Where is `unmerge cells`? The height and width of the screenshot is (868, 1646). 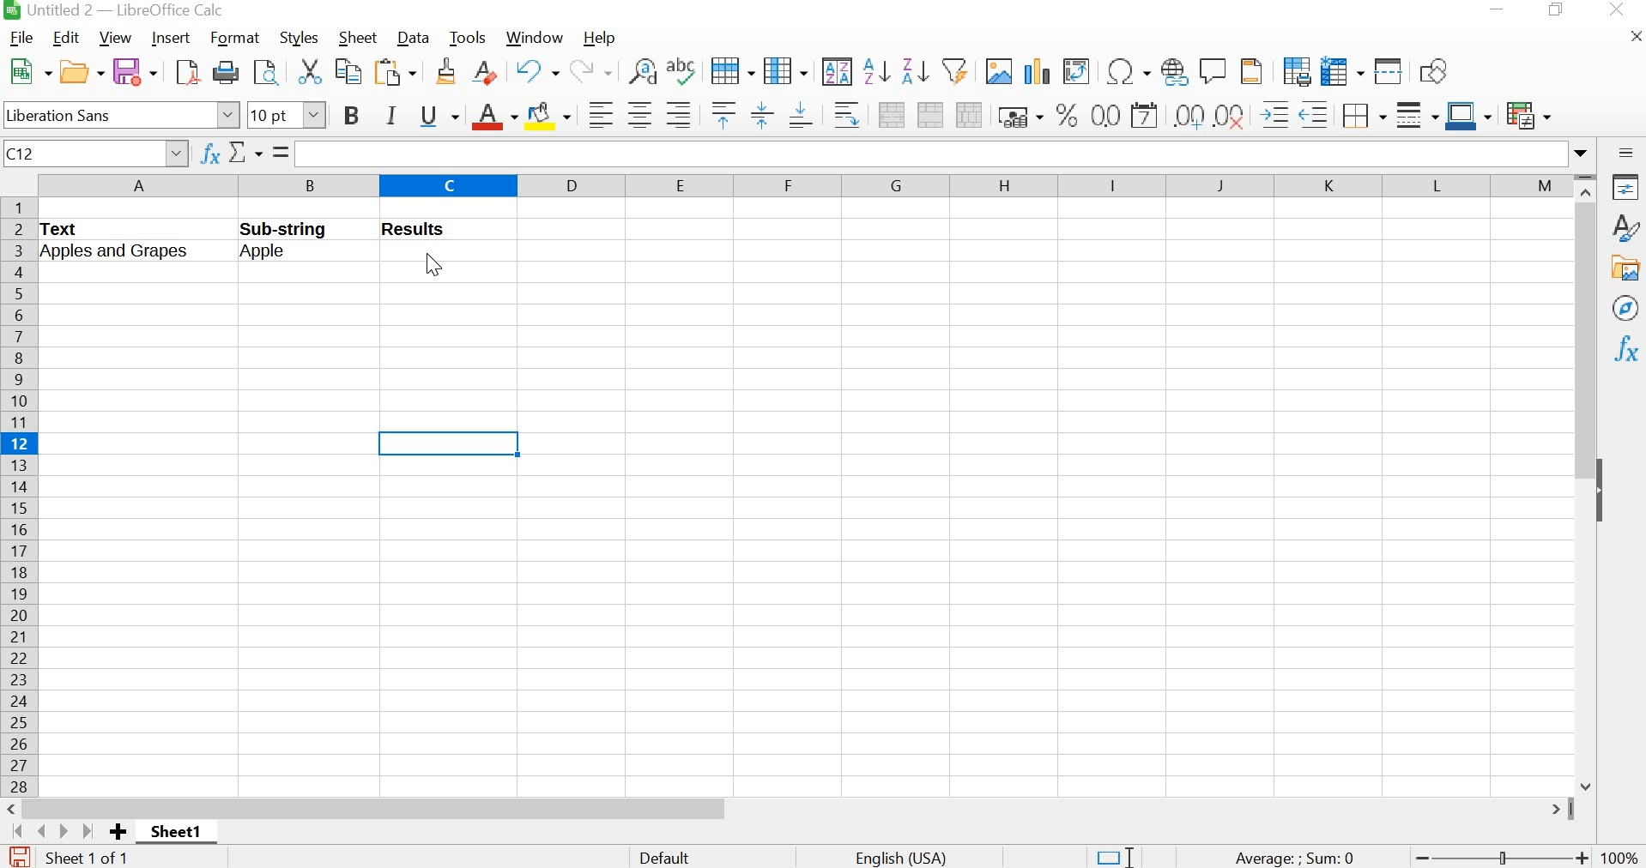 unmerge cells is located at coordinates (970, 114).